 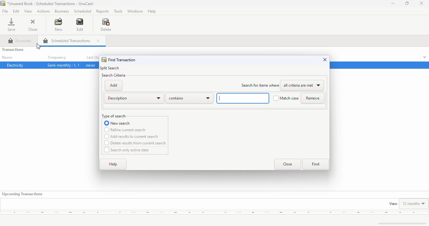 I want to click on business, so click(x=62, y=11).